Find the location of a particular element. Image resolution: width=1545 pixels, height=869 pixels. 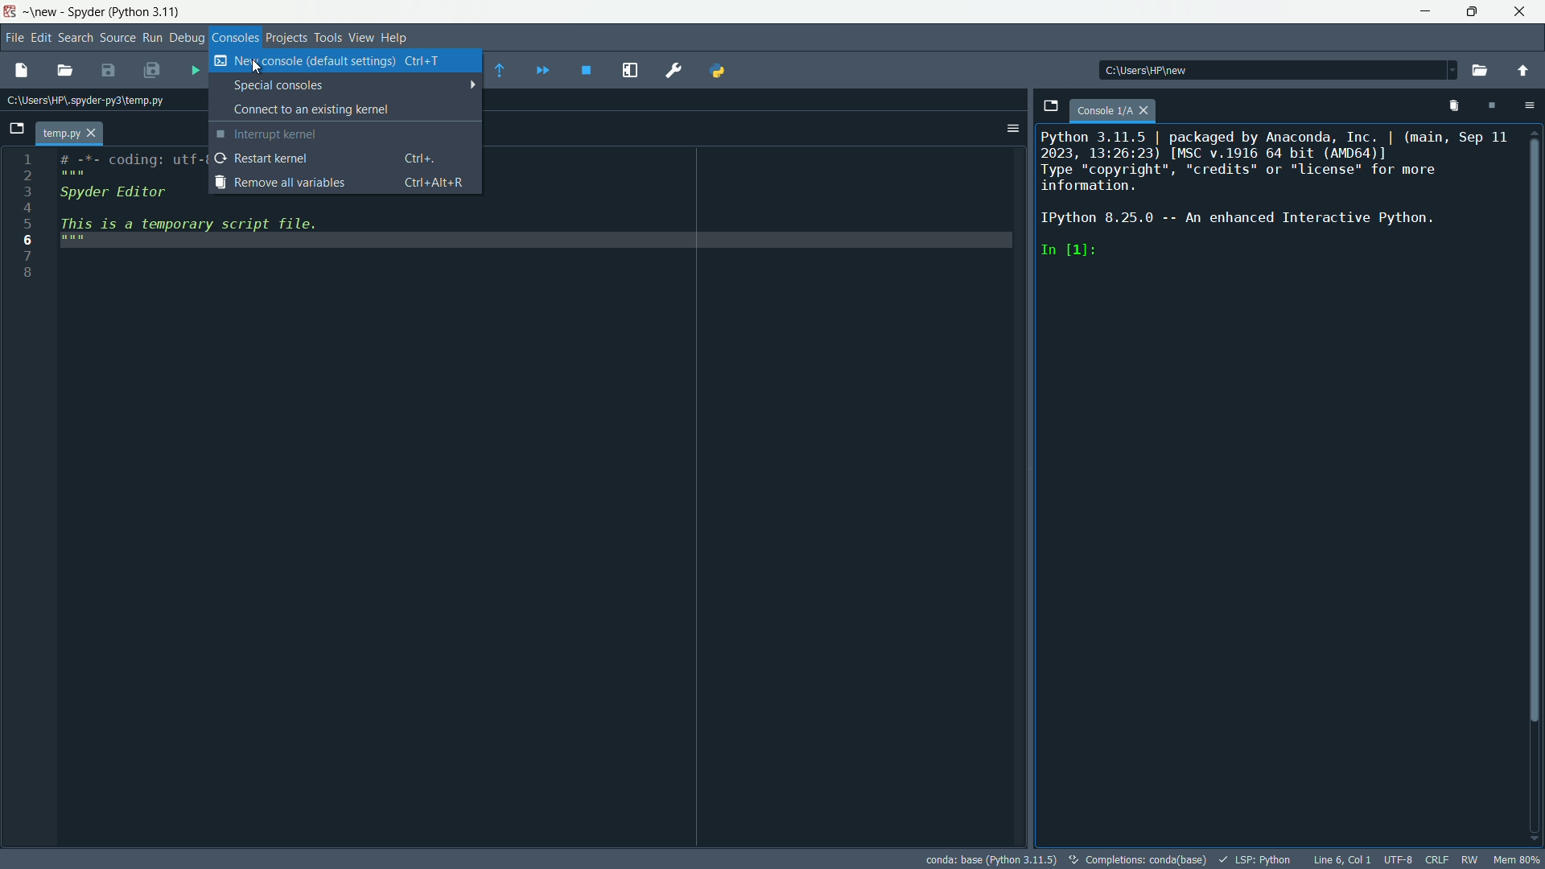

change to parent directory is located at coordinates (1525, 73).